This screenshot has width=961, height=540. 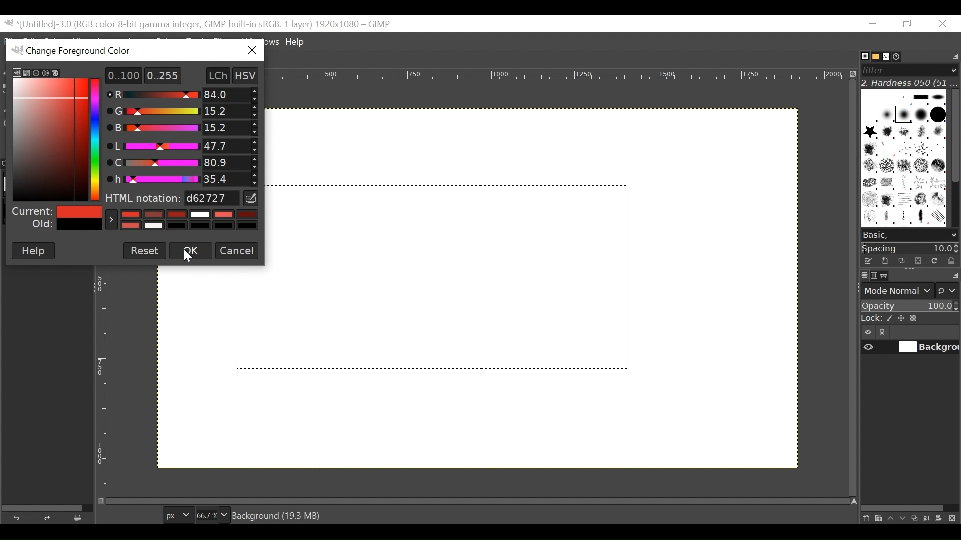 What do you see at coordinates (182, 162) in the screenshot?
I see `Chroma` at bounding box center [182, 162].